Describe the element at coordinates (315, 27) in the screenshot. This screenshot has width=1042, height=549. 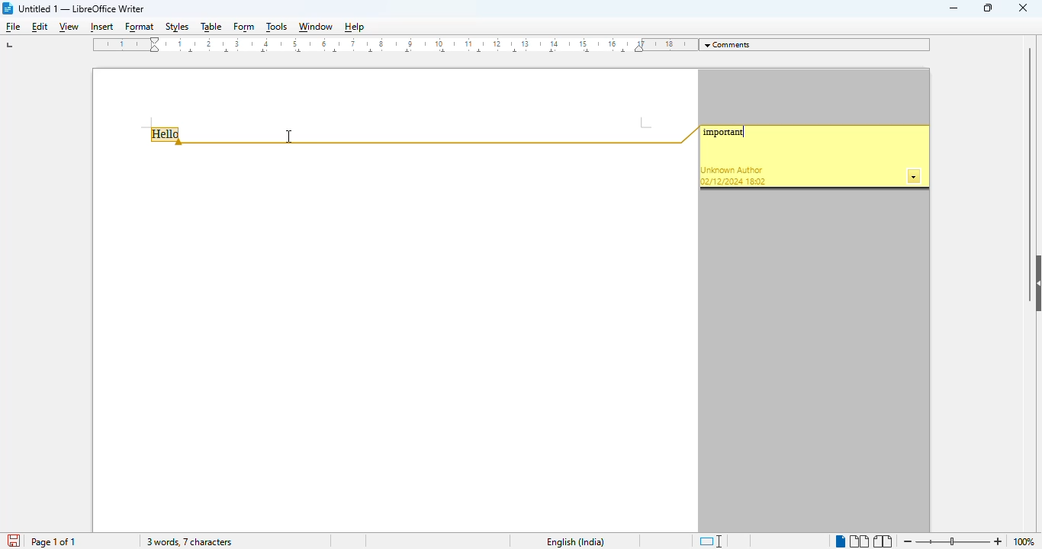
I see `window` at that location.